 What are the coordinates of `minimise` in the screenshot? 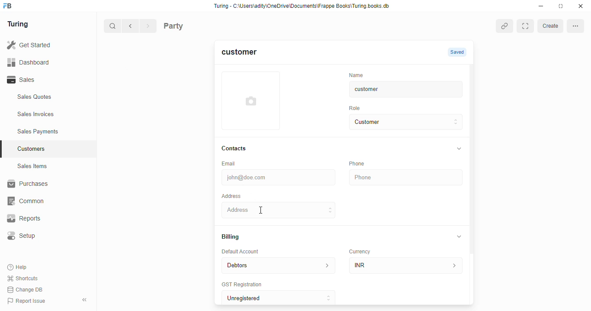 It's located at (541, 6).